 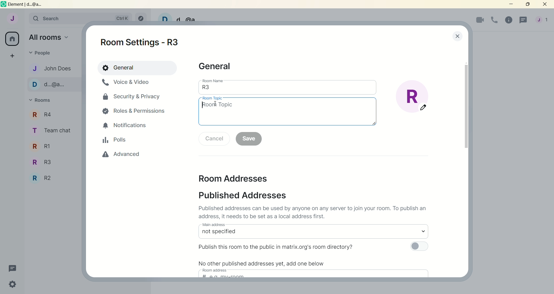 I want to click on r4, so click(x=52, y=114).